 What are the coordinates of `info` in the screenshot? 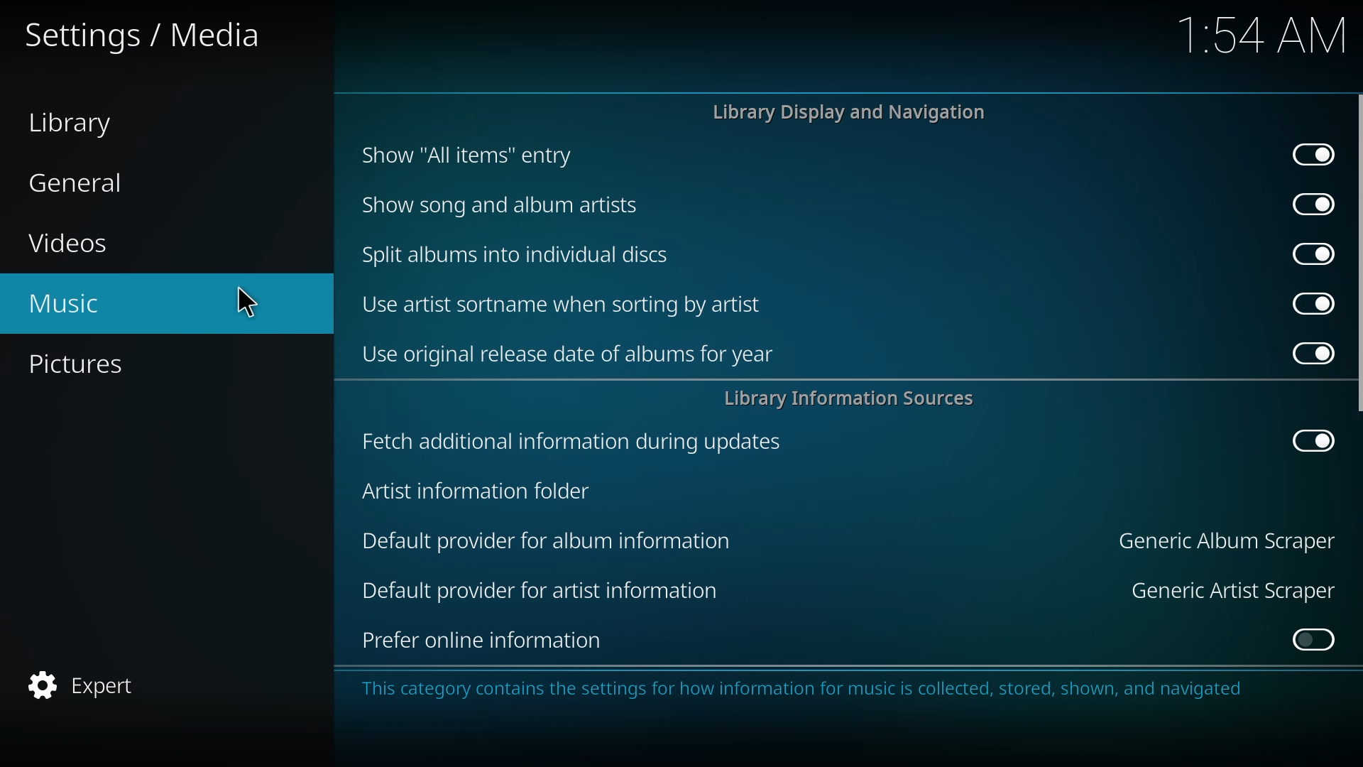 It's located at (806, 692).